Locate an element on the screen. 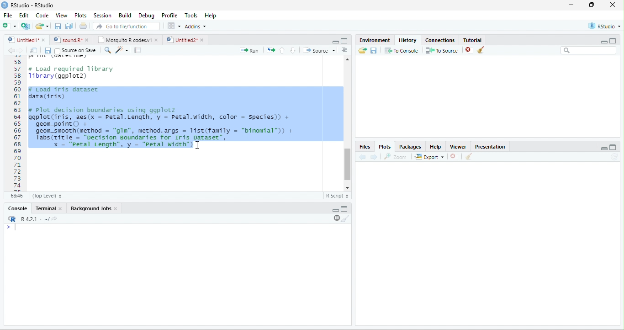 Image resolution: width=624 pixels, height=330 pixels. search bar is located at coordinates (589, 50).